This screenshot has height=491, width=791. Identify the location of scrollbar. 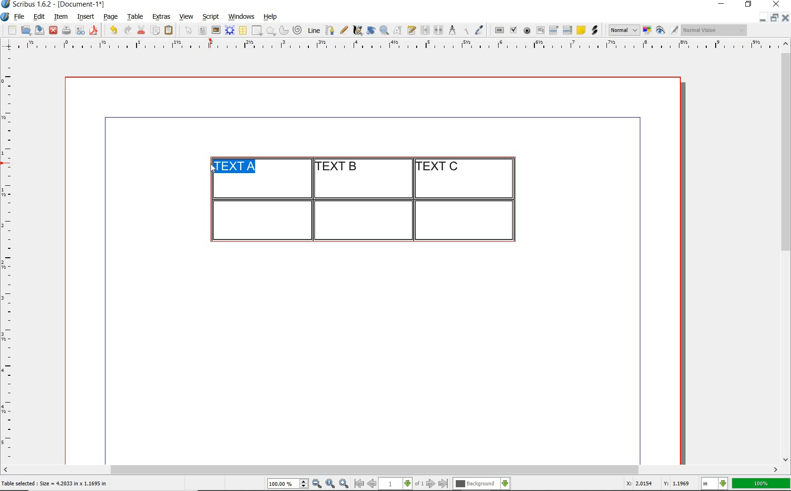
(391, 471).